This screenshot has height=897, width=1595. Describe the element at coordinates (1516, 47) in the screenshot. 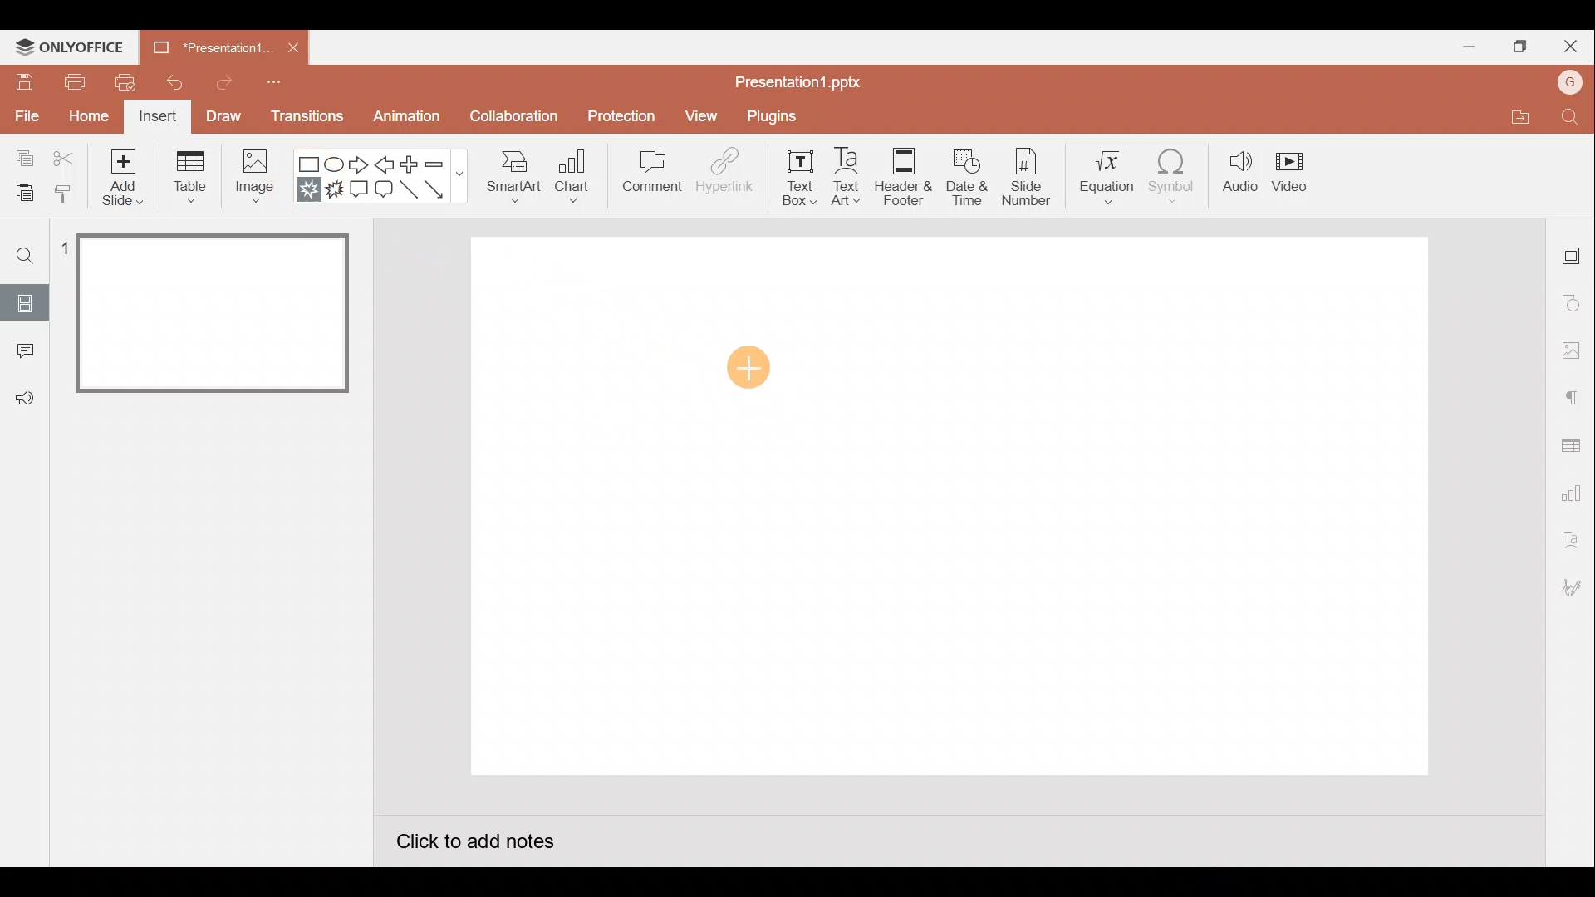

I see `Maximize` at that location.